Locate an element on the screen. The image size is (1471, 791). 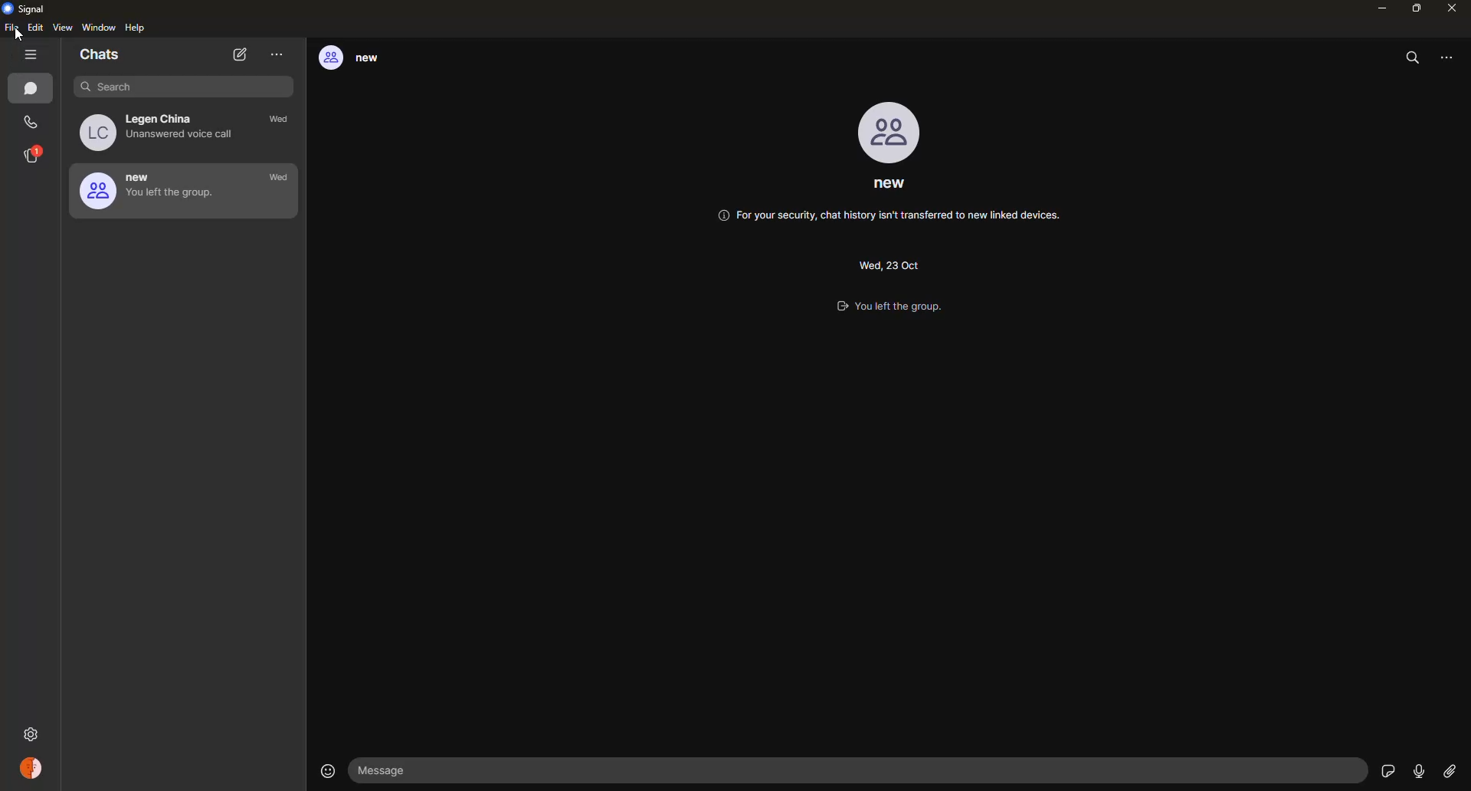
search is located at coordinates (173, 86).